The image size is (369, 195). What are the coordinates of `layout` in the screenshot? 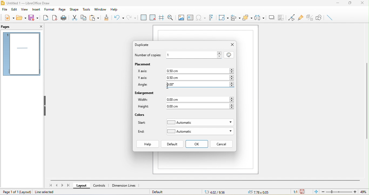 It's located at (80, 186).